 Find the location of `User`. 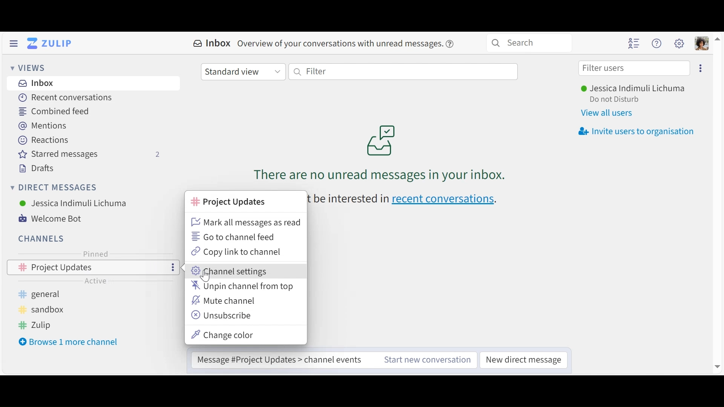

User is located at coordinates (74, 203).